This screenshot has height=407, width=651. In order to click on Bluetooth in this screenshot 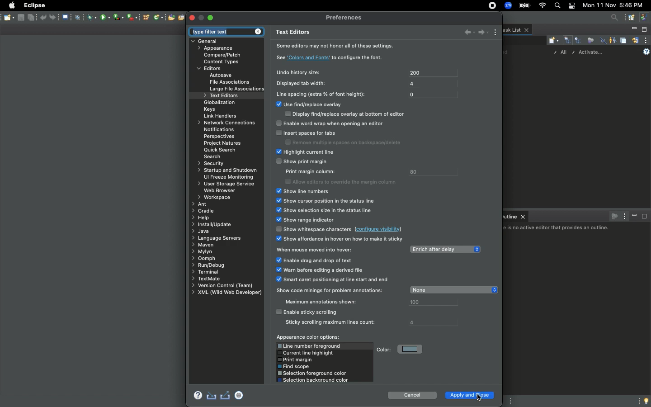, I will do `click(124, 19)`.